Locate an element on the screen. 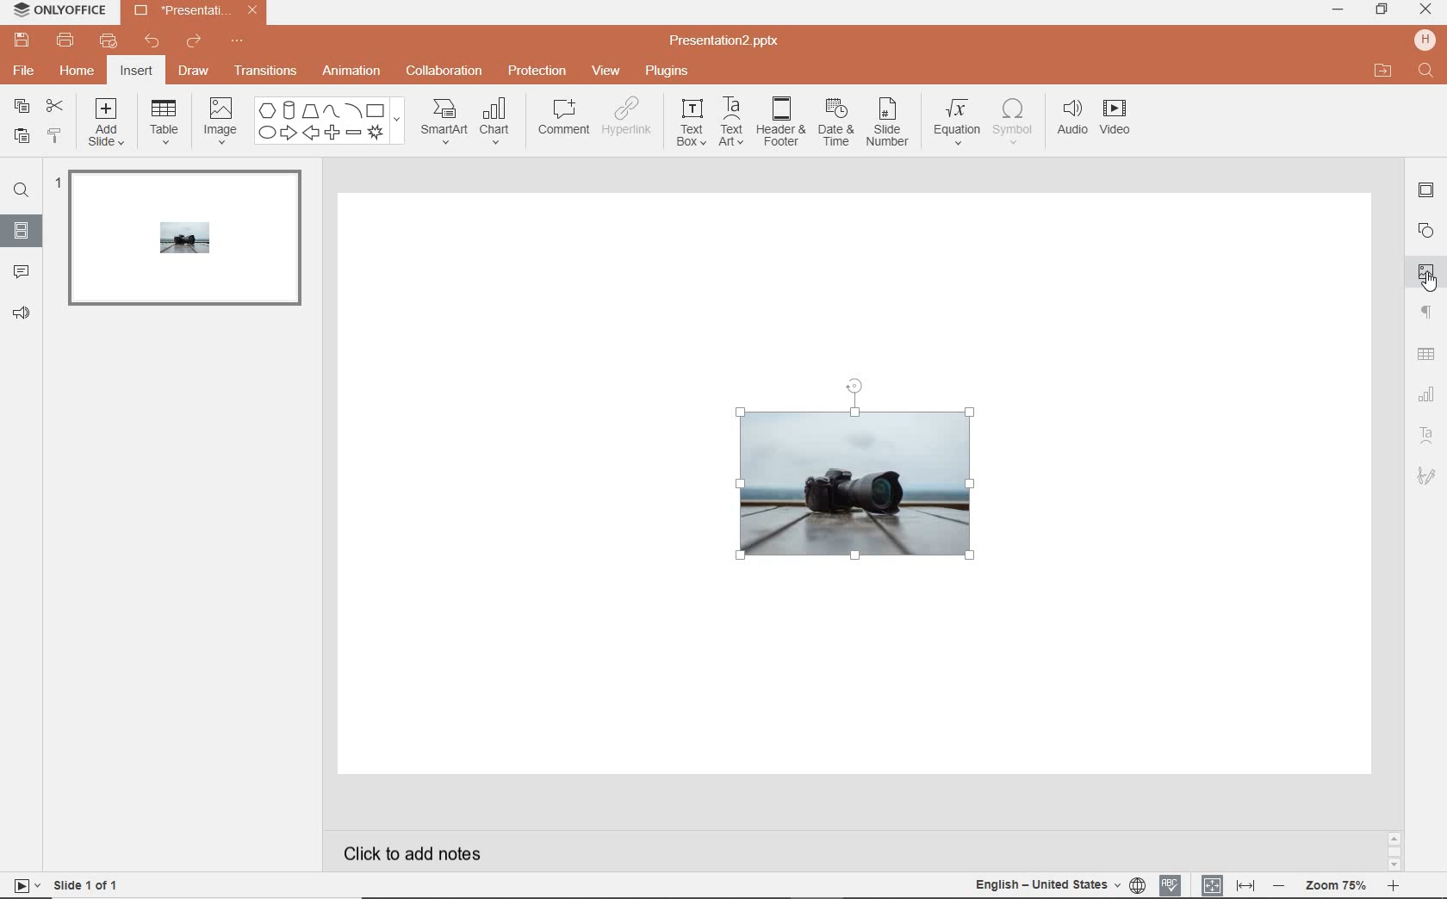 The height and width of the screenshot is (899, 1447). chart is located at coordinates (500, 122).